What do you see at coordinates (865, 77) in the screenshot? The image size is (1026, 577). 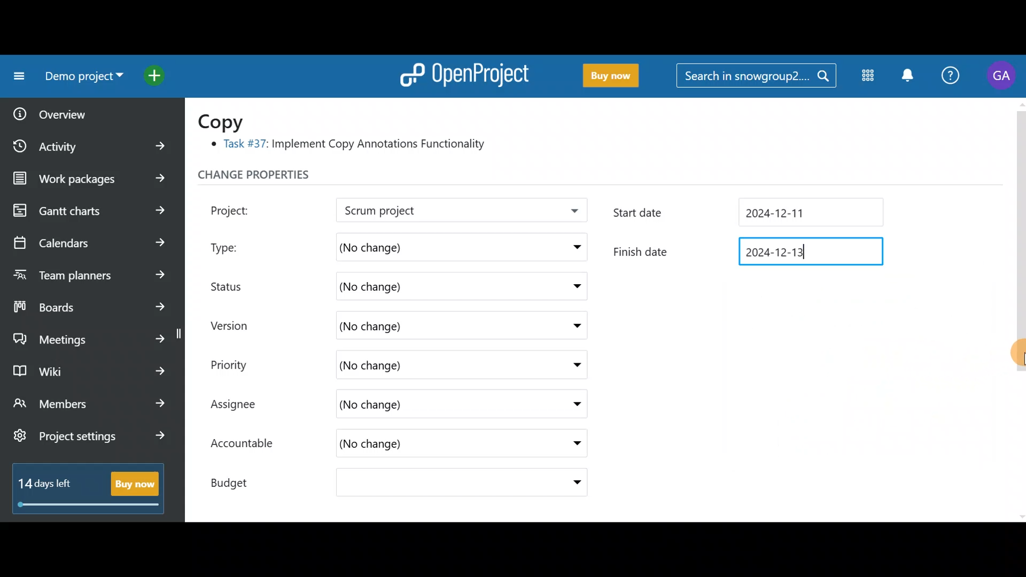 I see `Modules` at bounding box center [865, 77].